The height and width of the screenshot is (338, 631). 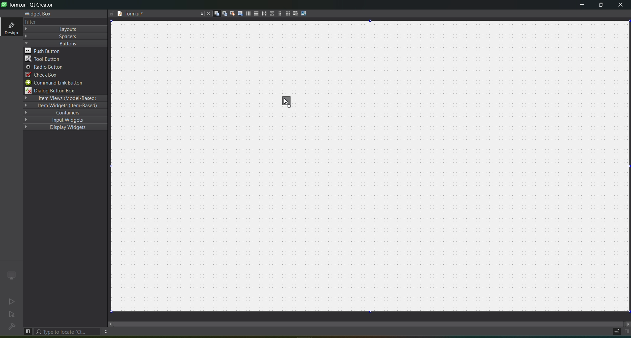 What do you see at coordinates (368, 323) in the screenshot?
I see `scroll bar` at bounding box center [368, 323].